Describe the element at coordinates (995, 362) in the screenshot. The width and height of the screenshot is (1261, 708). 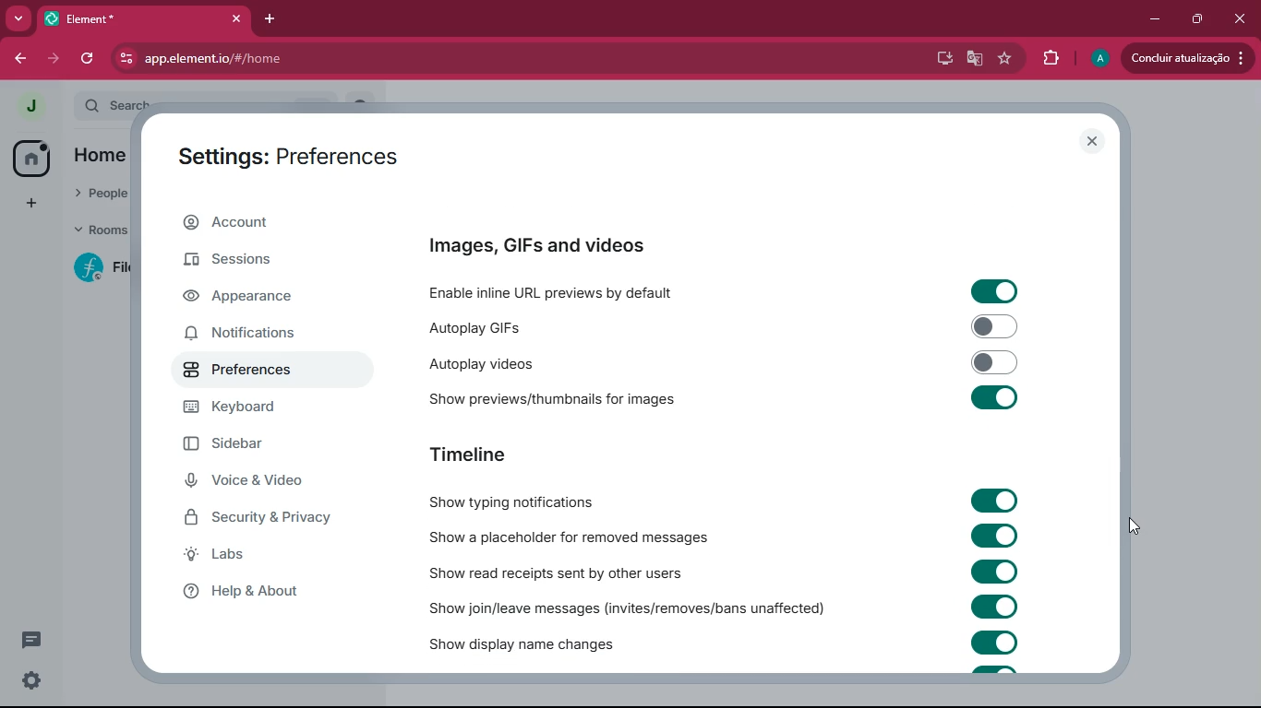
I see `toggle on/off` at that location.